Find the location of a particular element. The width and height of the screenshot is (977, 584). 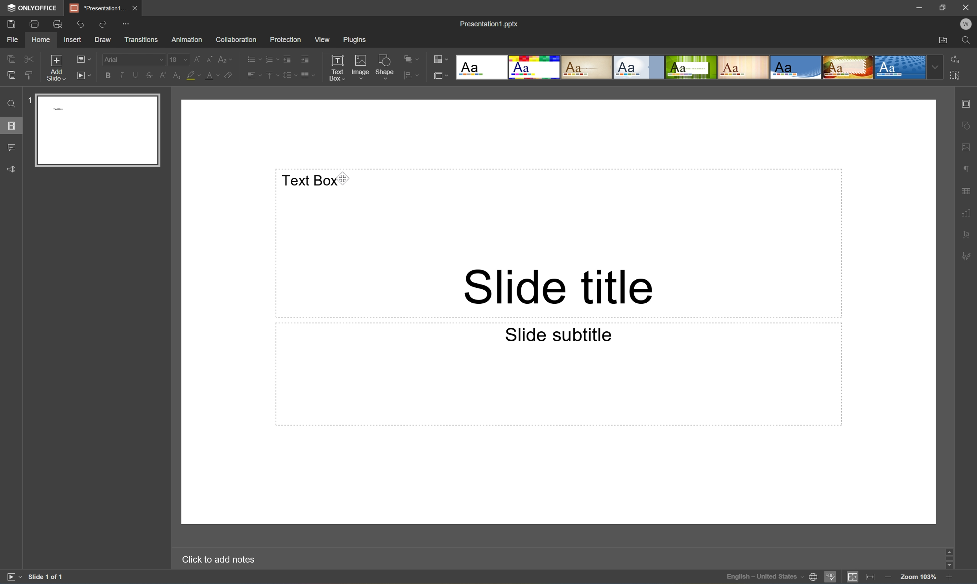

Plugins is located at coordinates (355, 39).